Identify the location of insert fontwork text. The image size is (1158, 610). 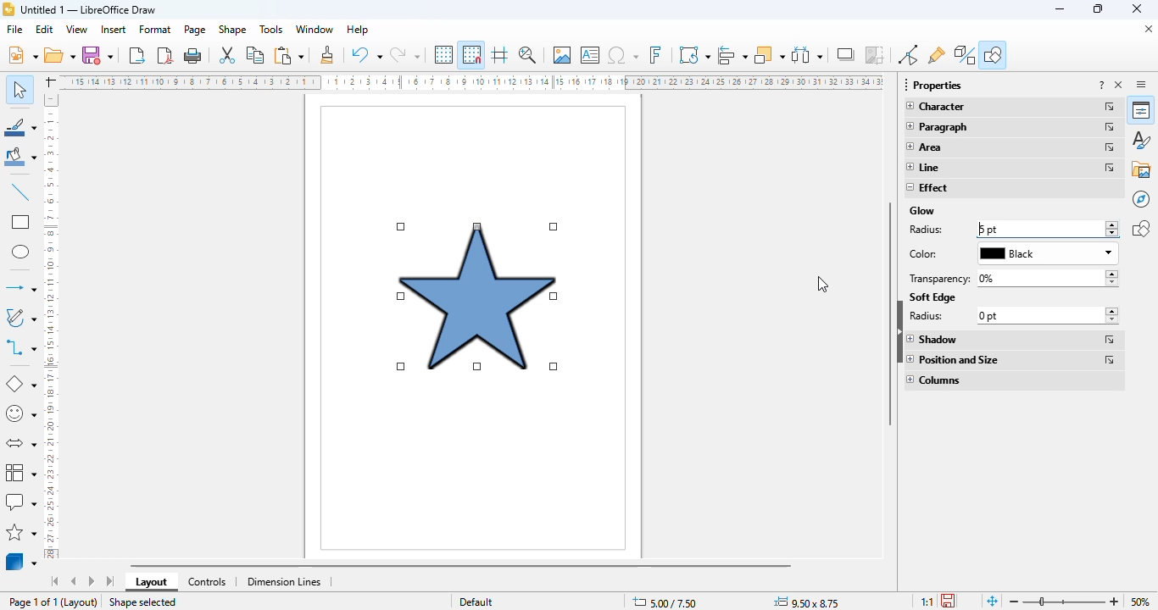
(655, 54).